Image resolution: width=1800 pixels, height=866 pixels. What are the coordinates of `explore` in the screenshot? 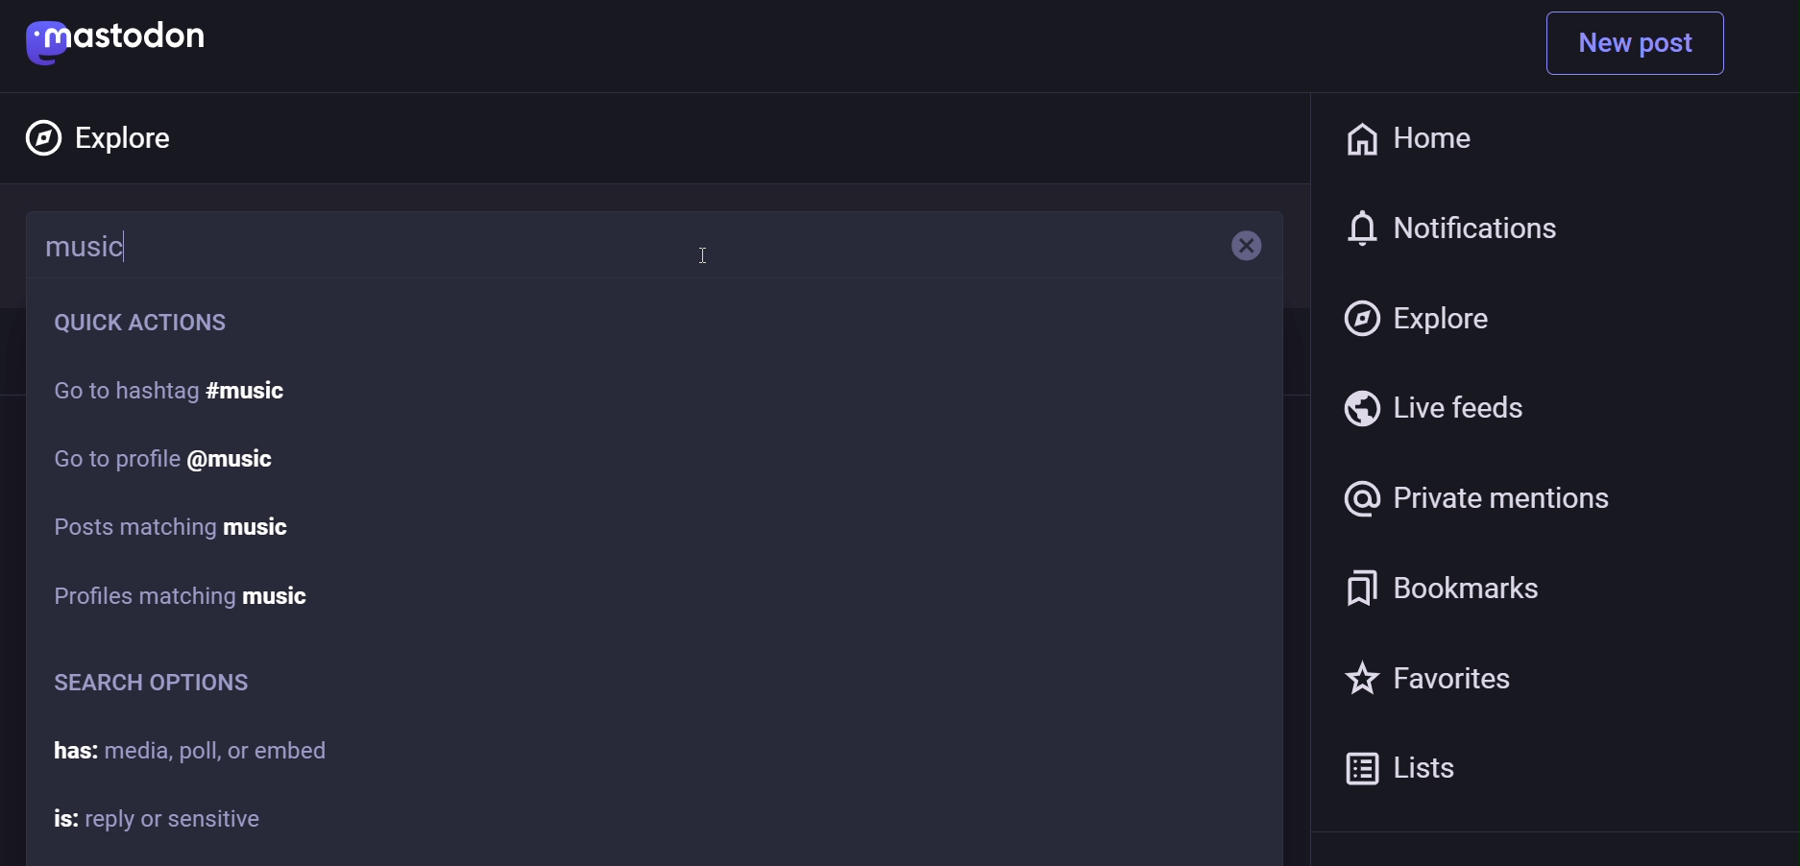 It's located at (1421, 316).